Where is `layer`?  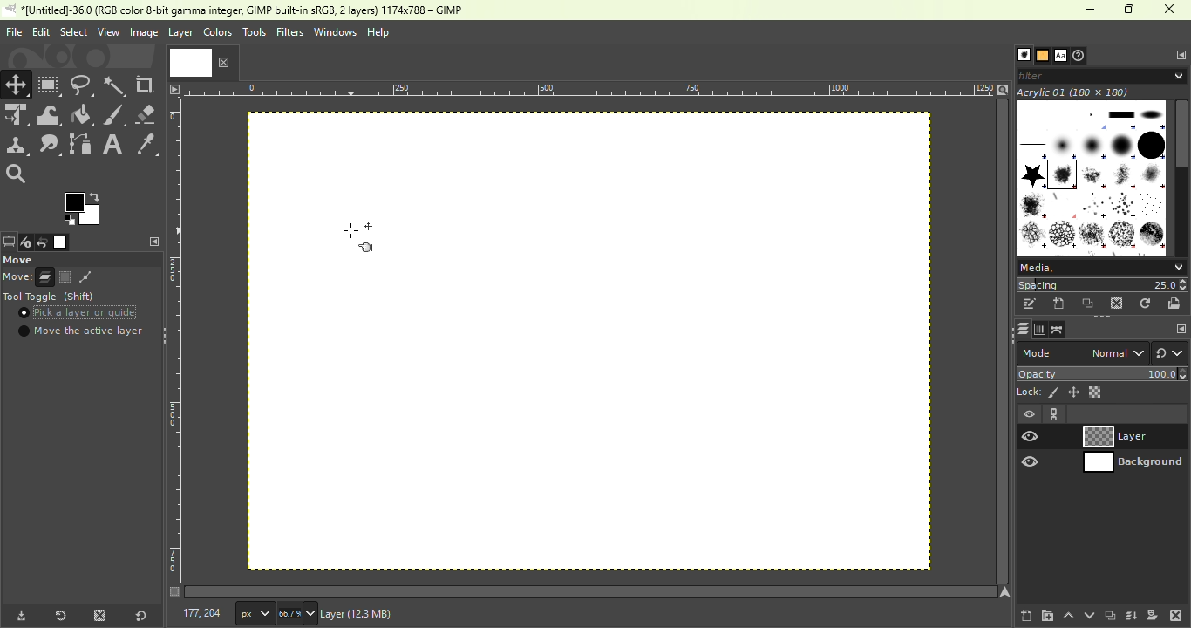
layer is located at coordinates (393, 616).